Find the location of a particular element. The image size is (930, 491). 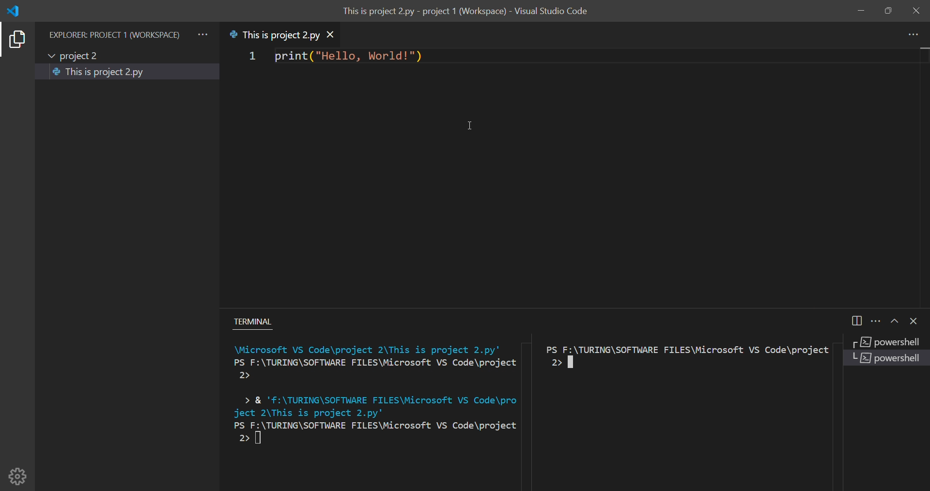

more is located at coordinates (204, 31).